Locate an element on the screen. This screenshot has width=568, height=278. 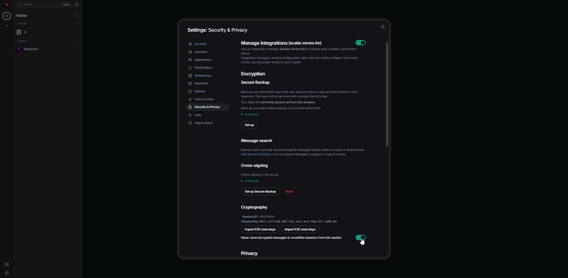
voice & video is located at coordinates (203, 99).